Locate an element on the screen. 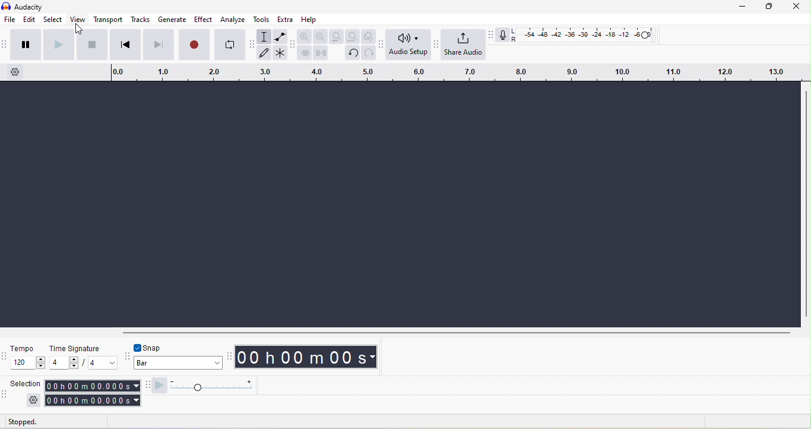  skip to end is located at coordinates (159, 45).